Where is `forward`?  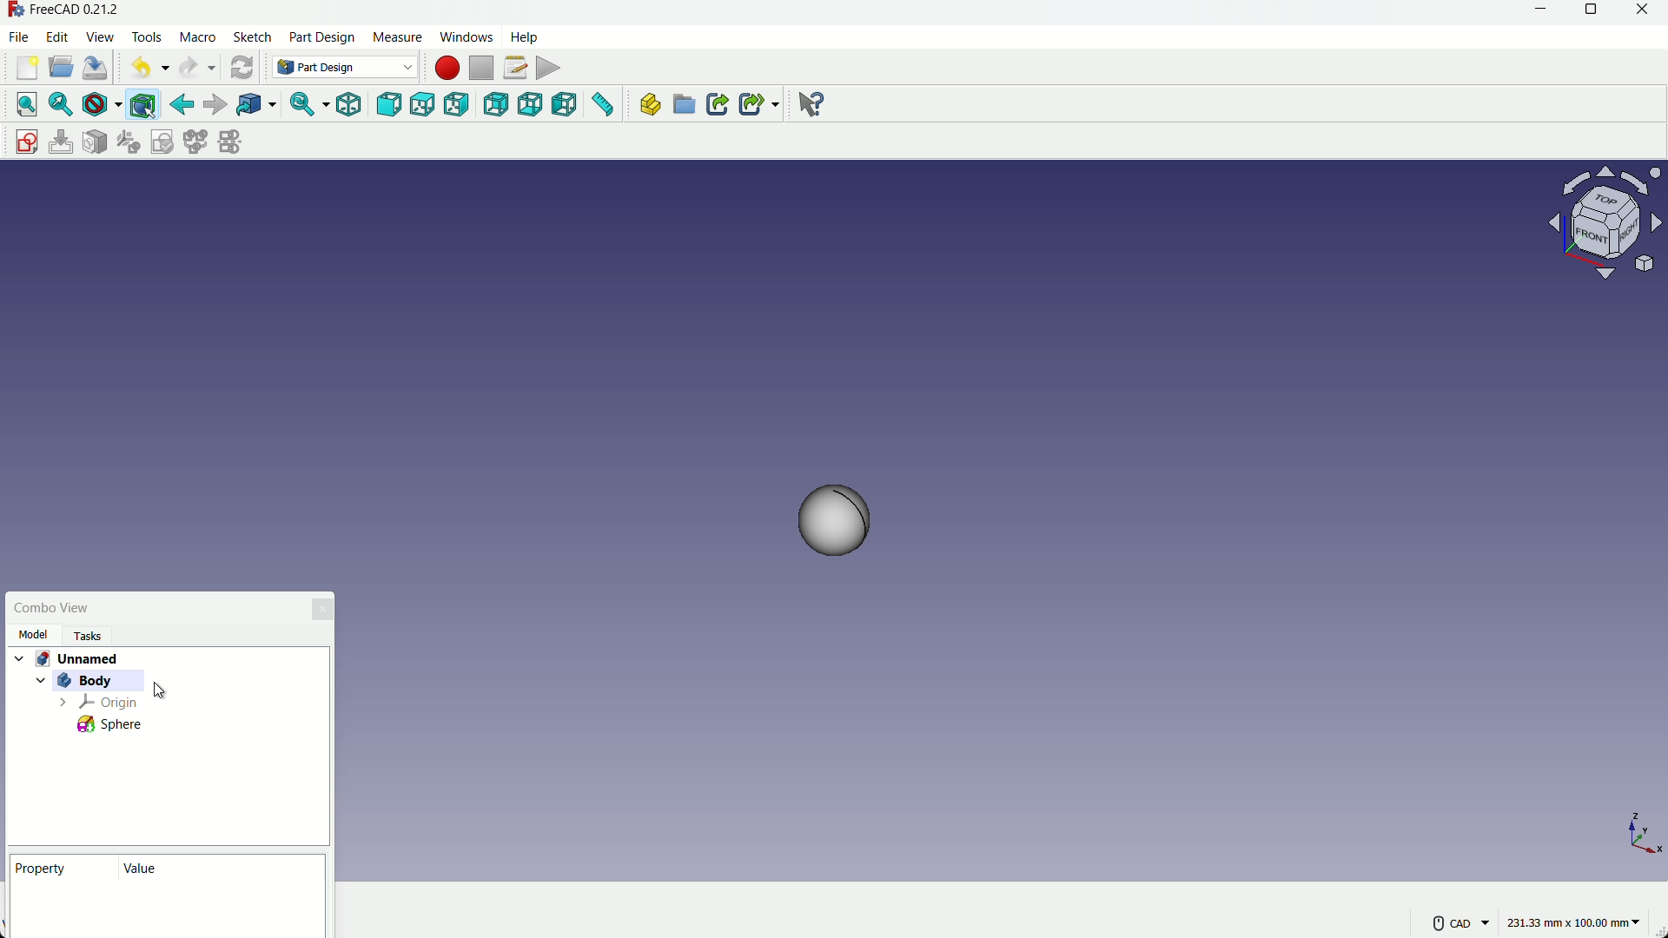
forward is located at coordinates (216, 103).